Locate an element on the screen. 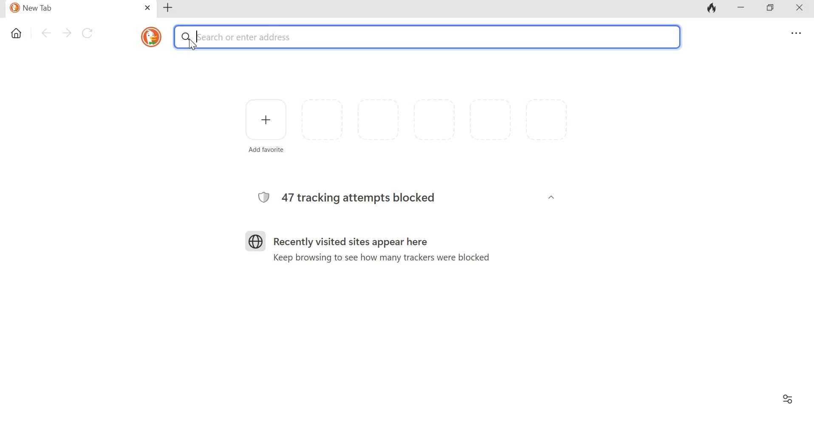 Image resolution: width=814 pixels, height=425 pixels. Search or enter address is located at coordinates (426, 36).